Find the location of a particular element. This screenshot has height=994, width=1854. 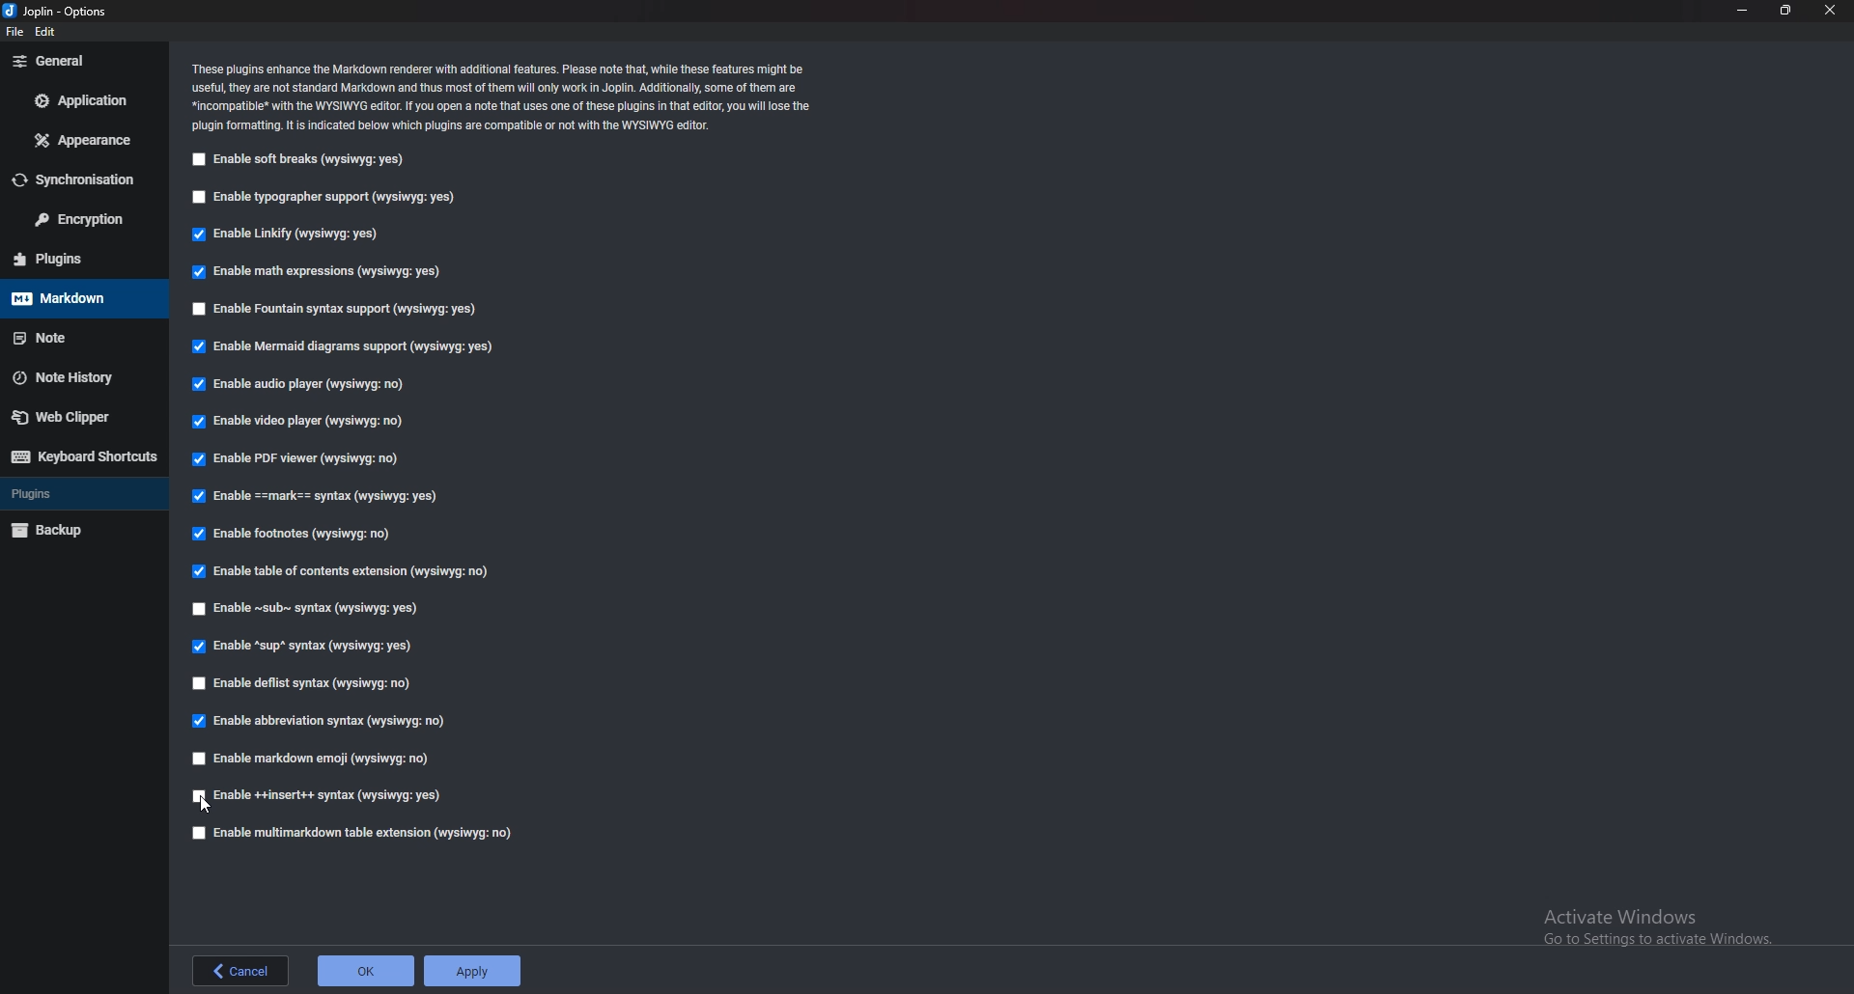

markdown is located at coordinates (84, 298).